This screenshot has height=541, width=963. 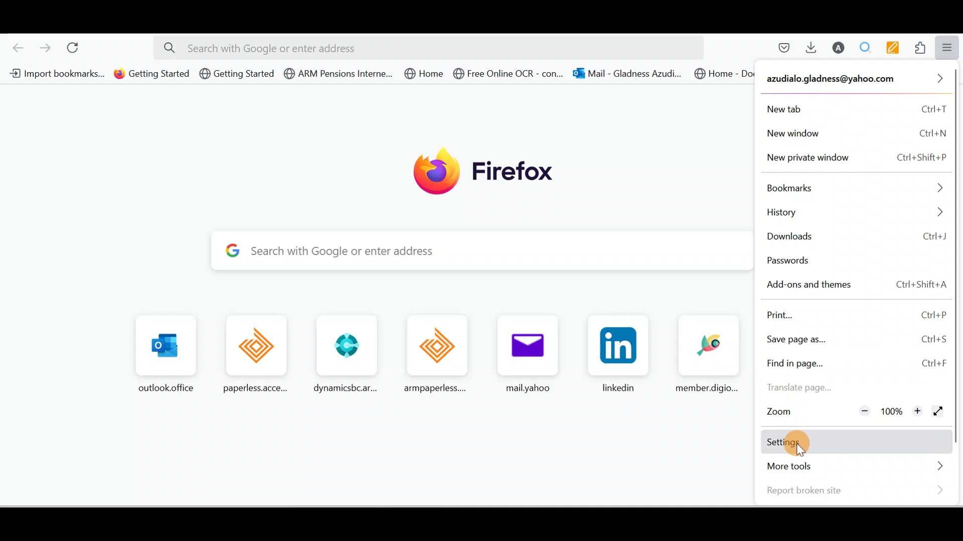 What do you see at coordinates (863, 107) in the screenshot?
I see `New tab` at bounding box center [863, 107].